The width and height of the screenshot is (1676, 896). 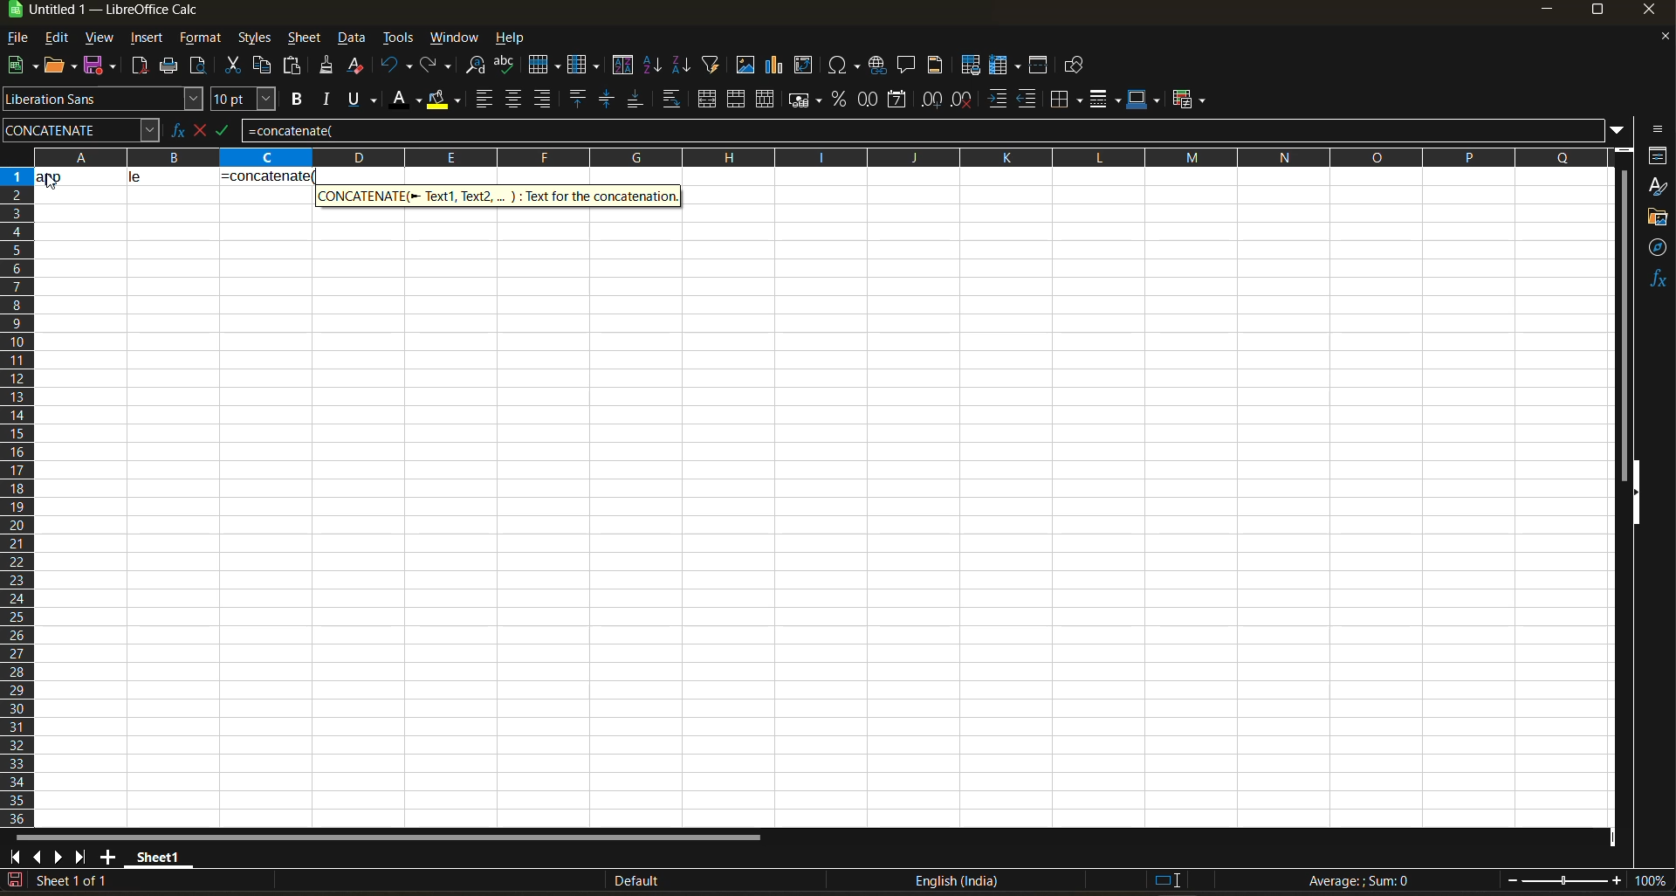 What do you see at coordinates (1104, 100) in the screenshot?
I see `border style` at bounding box center [1104, 100].